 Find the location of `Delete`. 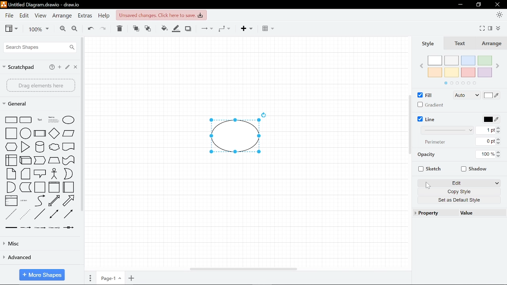

Delete is located at coordinates (119, 29).